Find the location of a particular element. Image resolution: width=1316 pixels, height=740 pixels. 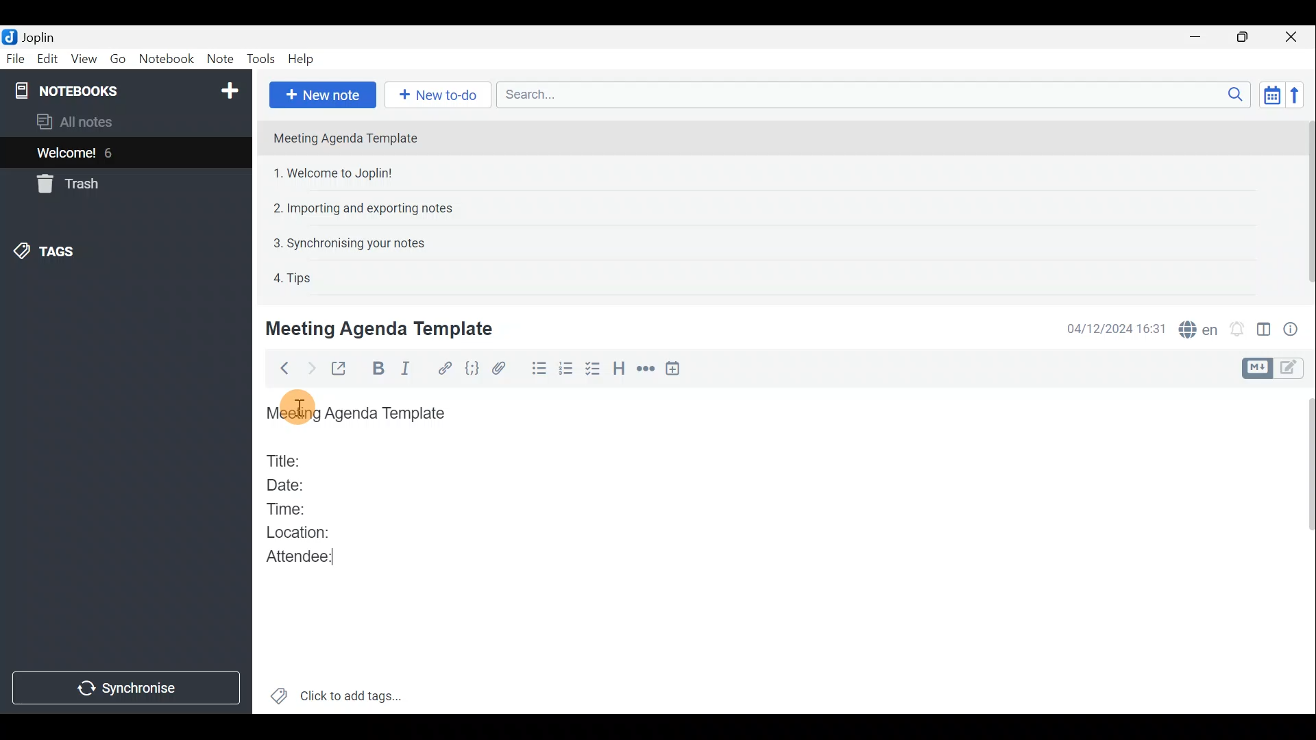

3. Synchronising your notes is located at coordinates (349, 243).